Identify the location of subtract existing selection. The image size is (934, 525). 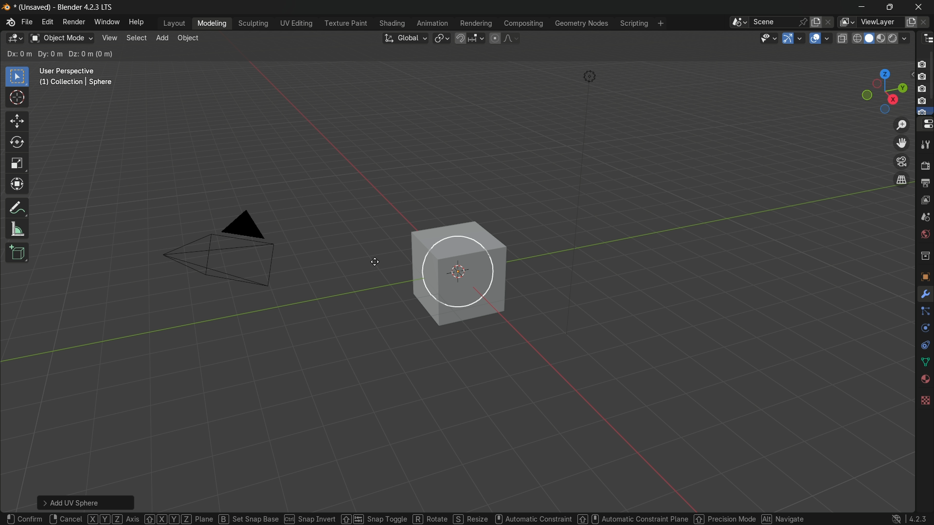
(36, 53).